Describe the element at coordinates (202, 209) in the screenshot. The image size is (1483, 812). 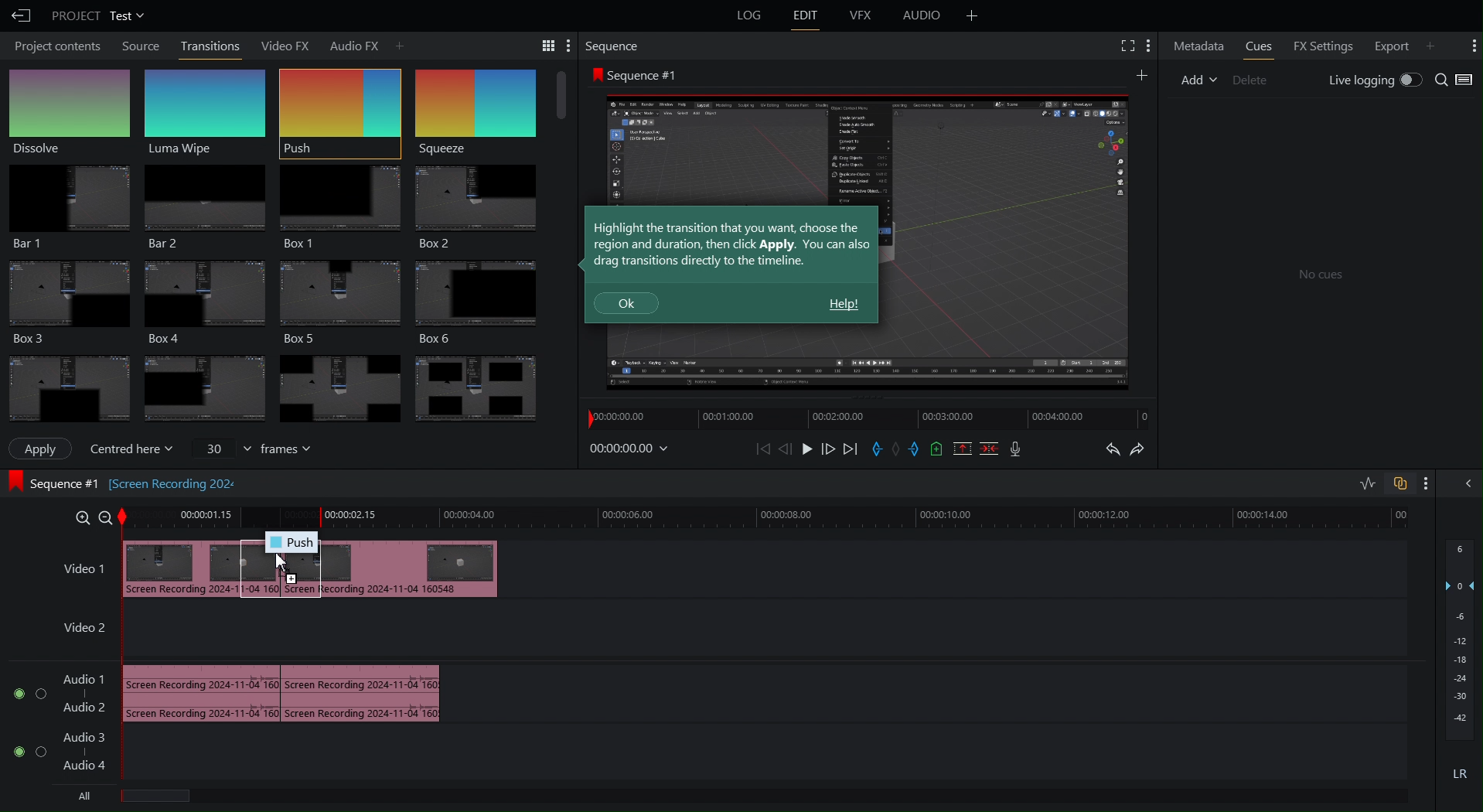
I see `Bar 2` at that location.